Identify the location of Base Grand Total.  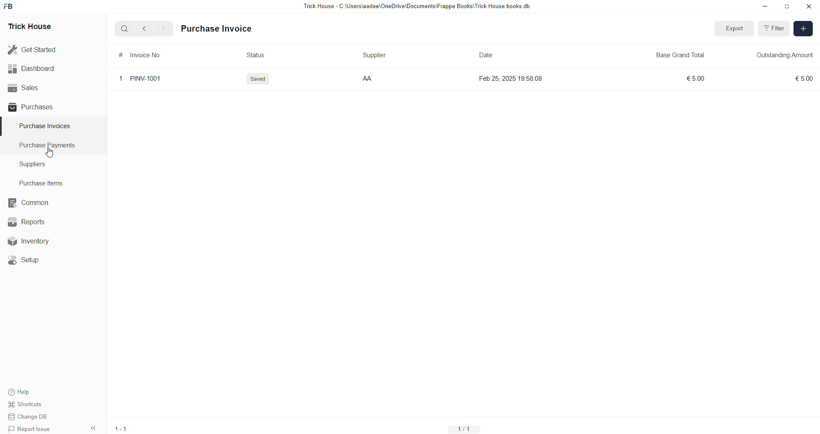
(679, 53).